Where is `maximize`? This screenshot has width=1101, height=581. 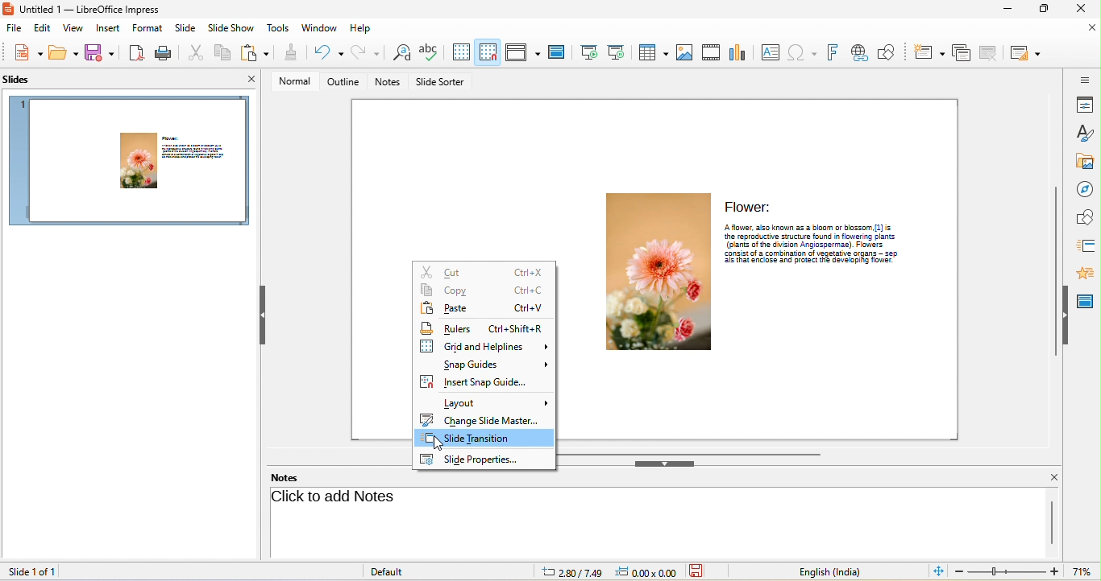
maximize is located at coordinates (1042, 10).